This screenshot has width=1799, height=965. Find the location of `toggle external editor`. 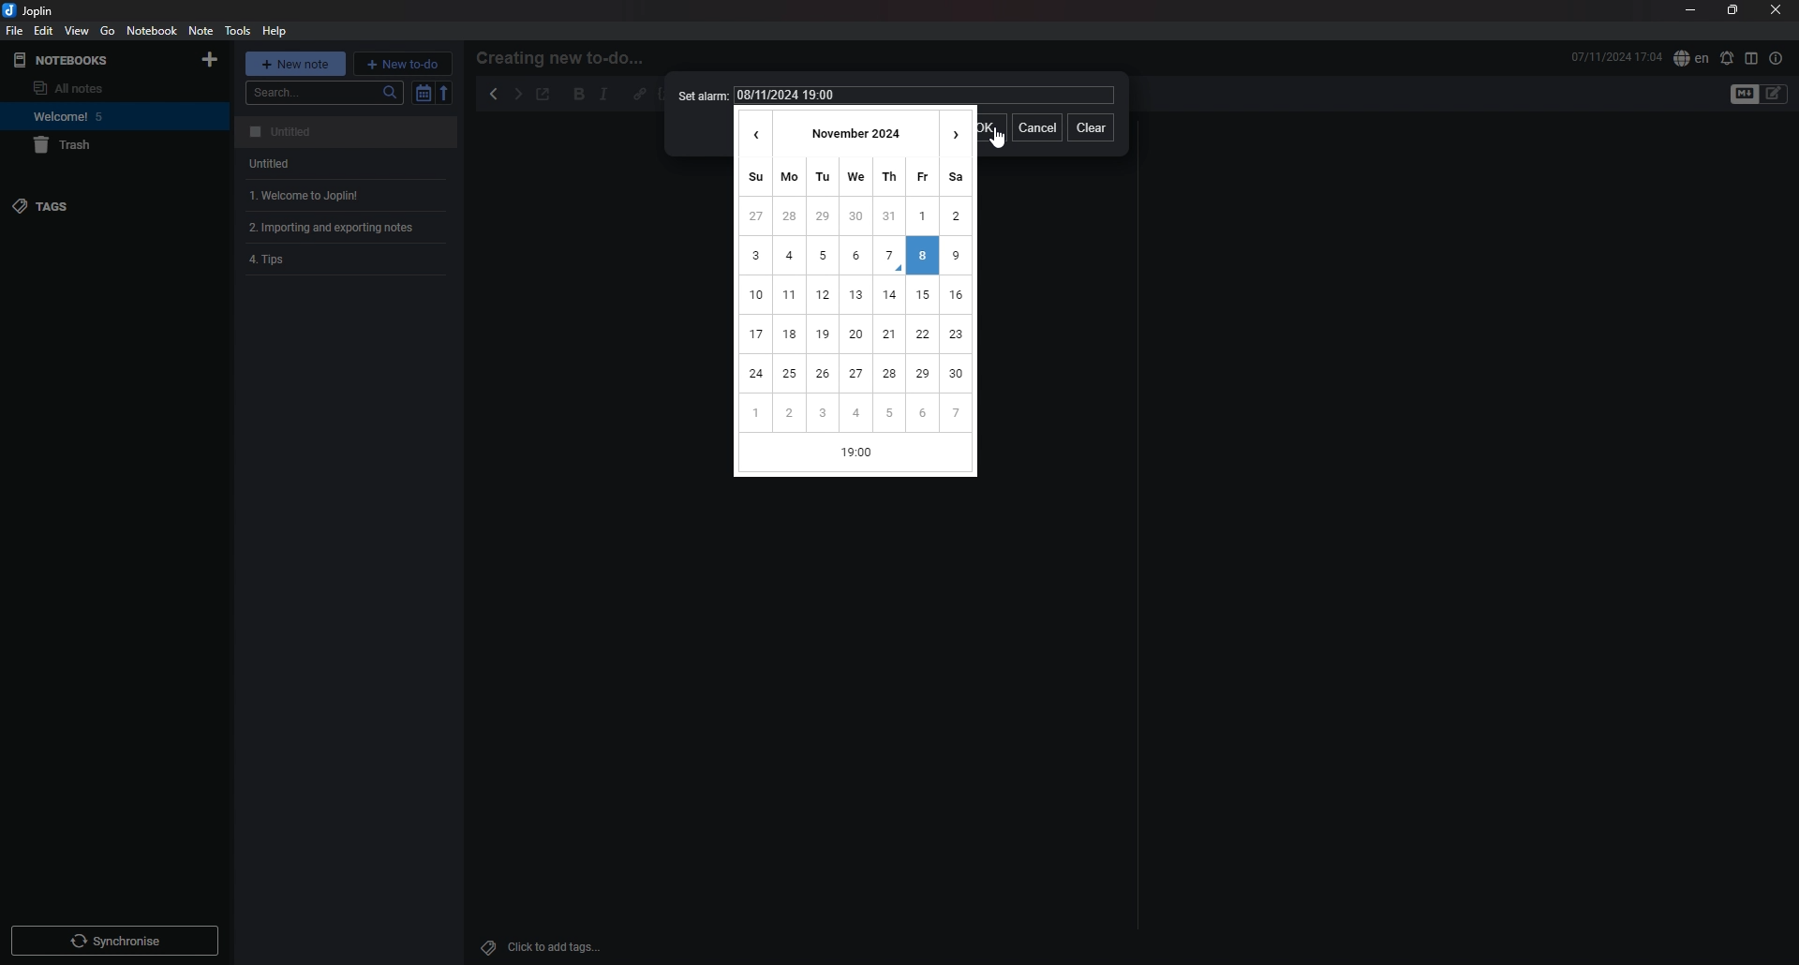

toggle external editor is located at coordinates (544, 95).